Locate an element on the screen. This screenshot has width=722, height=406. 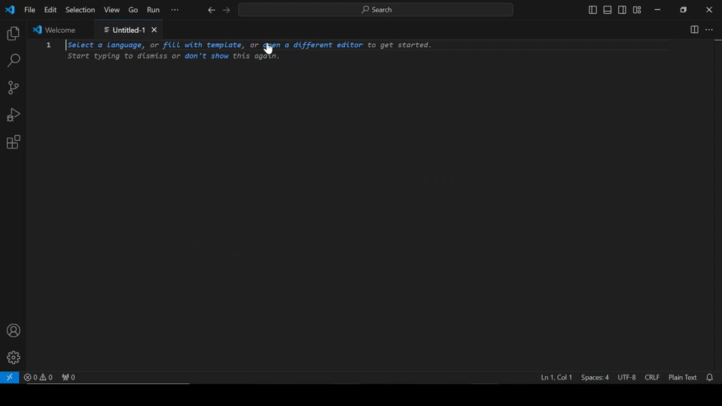
utf-8 is located at coordinates (626, 378).